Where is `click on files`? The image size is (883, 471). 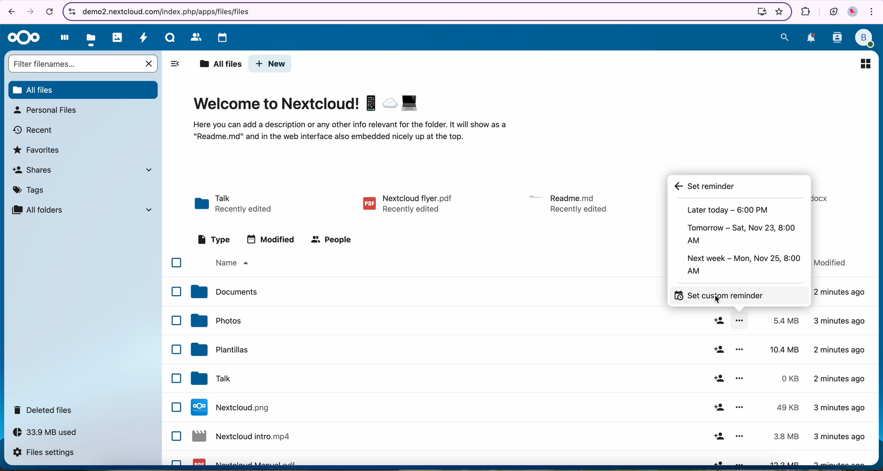 click on files is located at coordinates (93, 36).